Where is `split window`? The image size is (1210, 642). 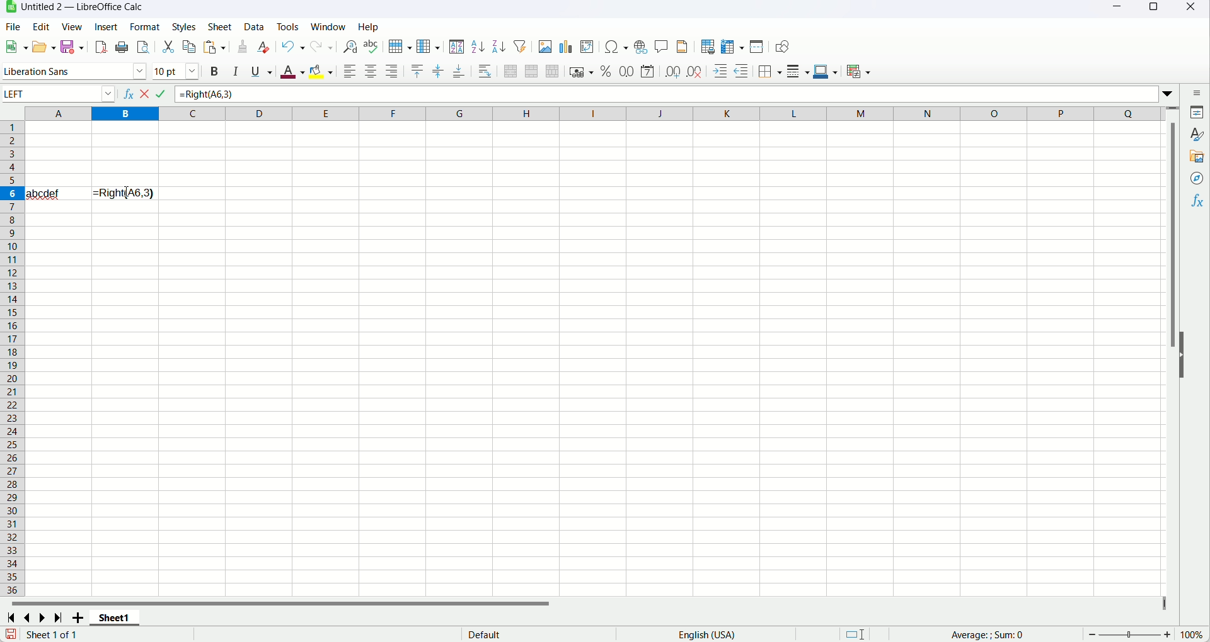 split window is located at coordinates (758, 46).